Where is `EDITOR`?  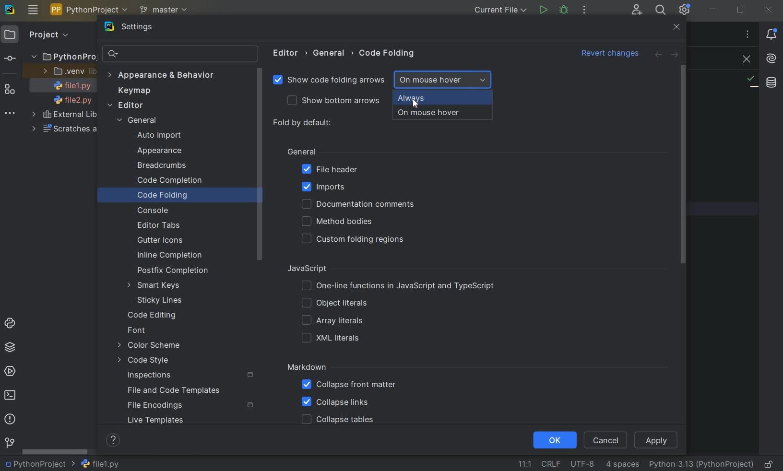
EDITOR is located at coordinates (287, 53).